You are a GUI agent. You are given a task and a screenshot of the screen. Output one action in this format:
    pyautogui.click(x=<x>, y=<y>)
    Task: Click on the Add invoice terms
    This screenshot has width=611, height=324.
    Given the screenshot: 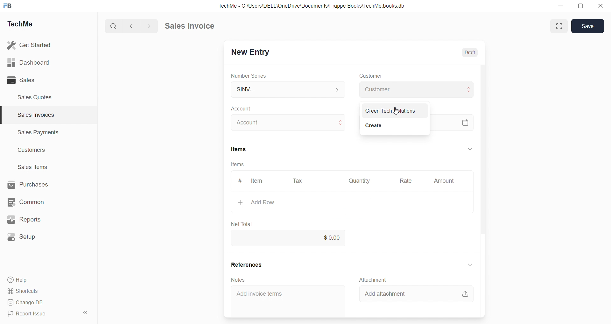 What is the action you would take?
    pyautogui.click(x=260, y=294)
    